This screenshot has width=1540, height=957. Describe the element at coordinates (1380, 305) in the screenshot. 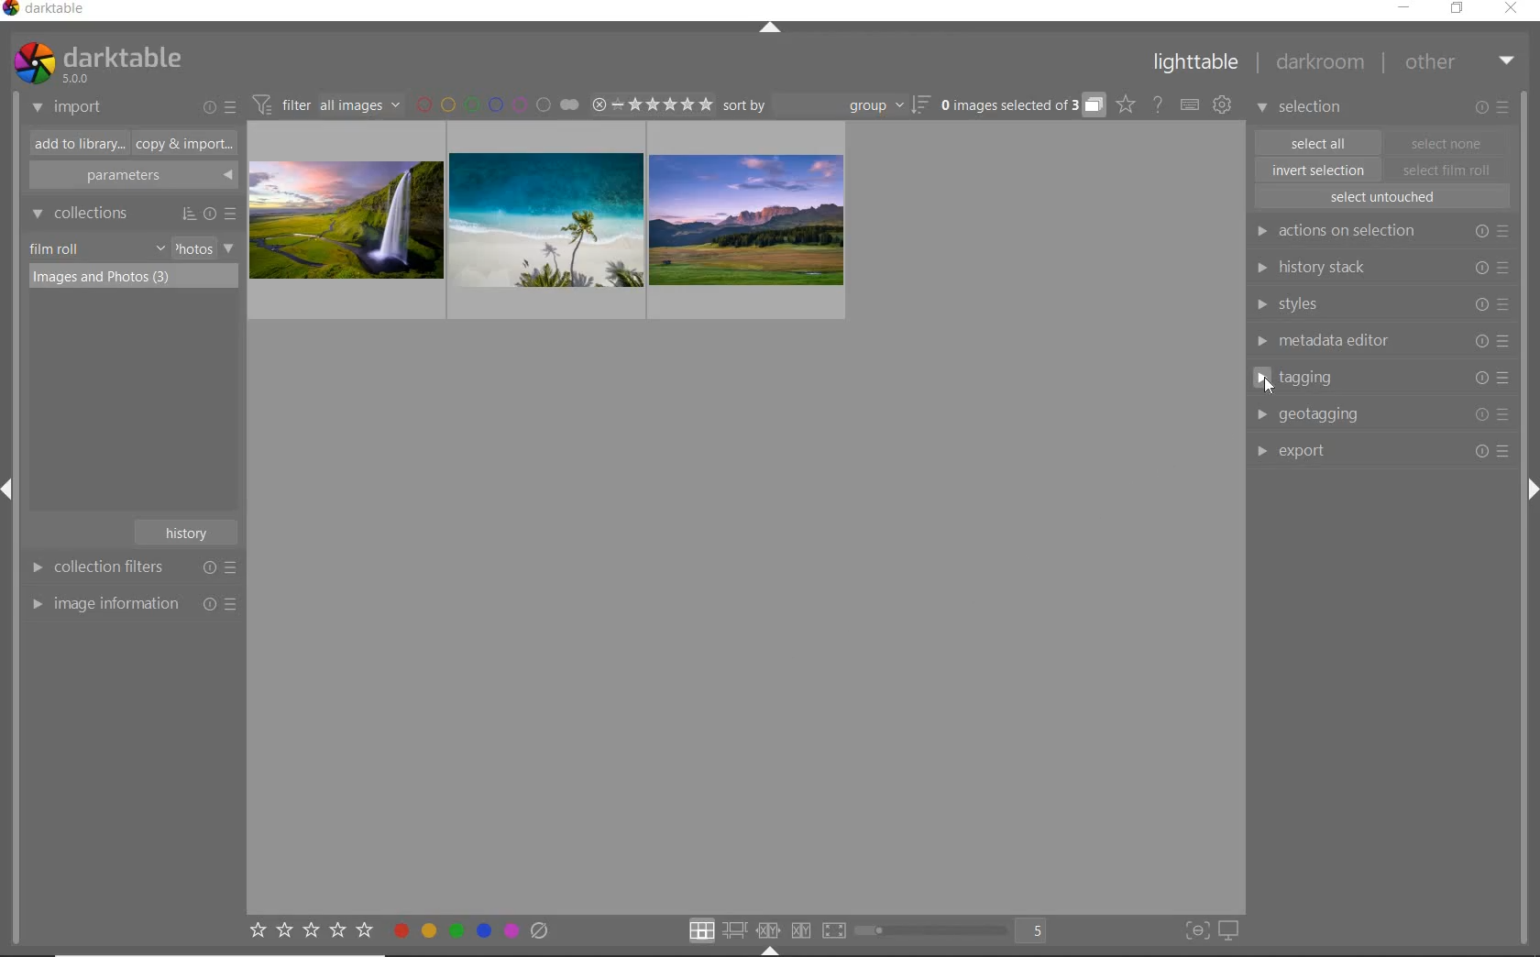

I see `styles` at that location.